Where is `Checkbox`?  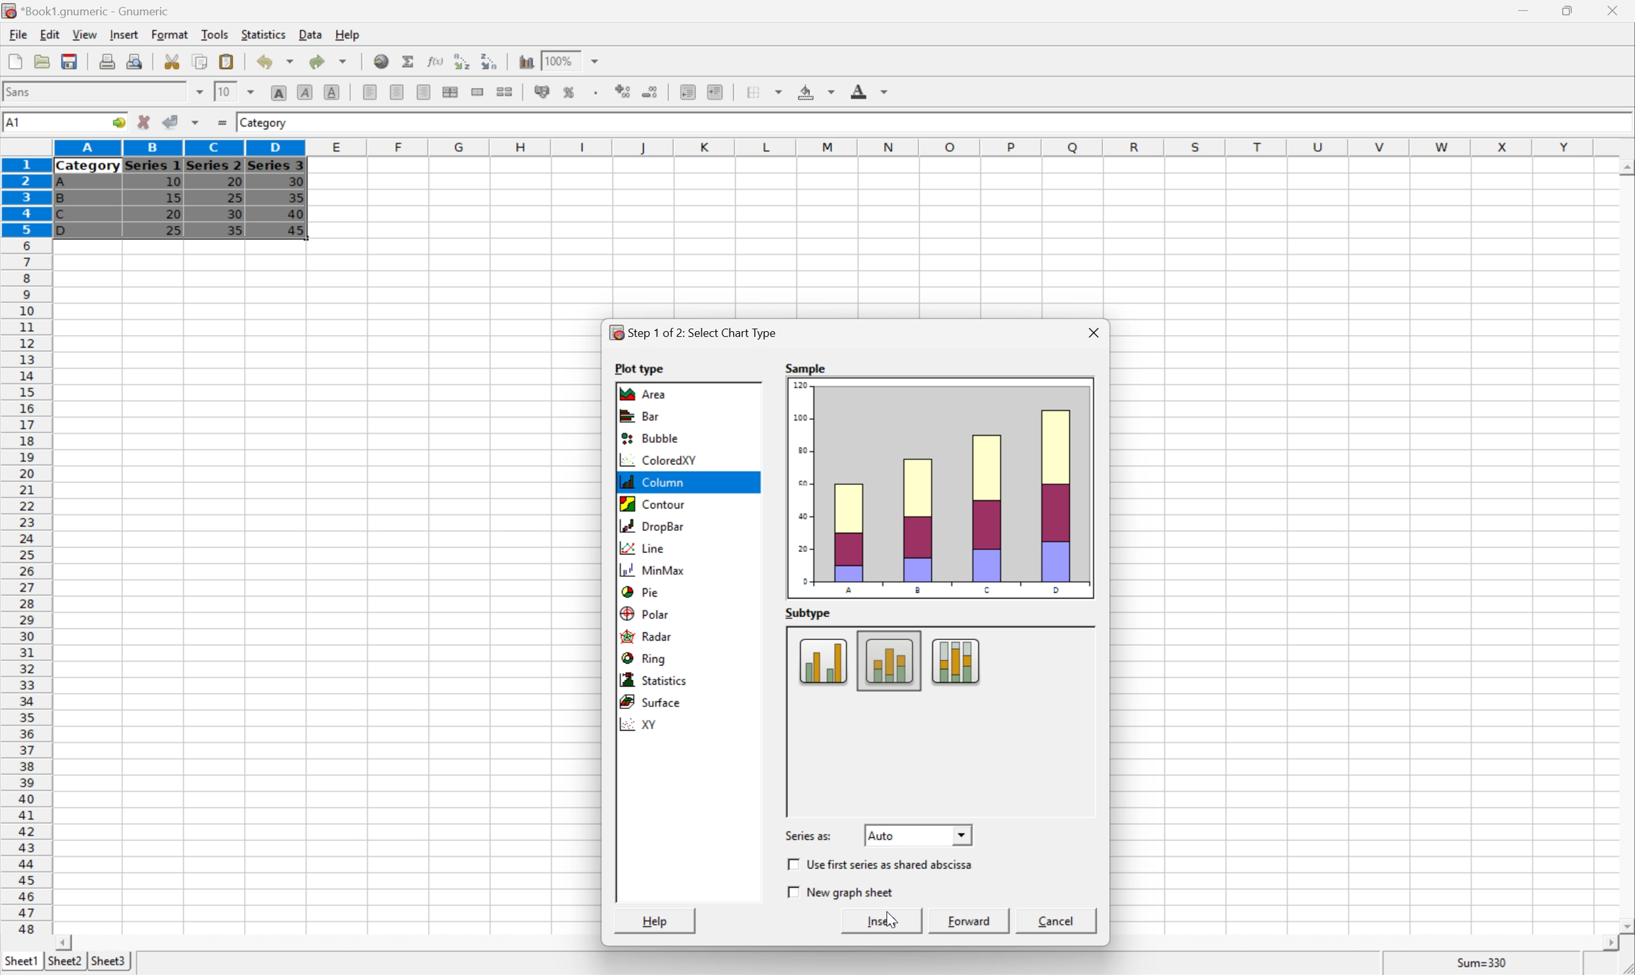 Checkbox is located at coordinates (790, 890).